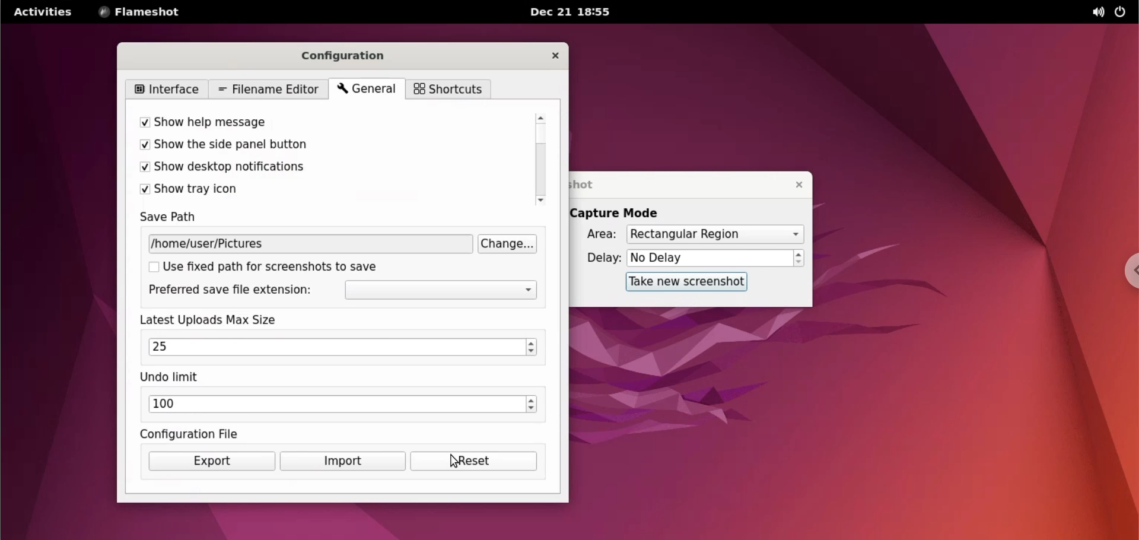 This screenshot has width=1139, height=540. What do you see at coordinates (444, 291) in the screenshot?
I see `extension options dropdown` at bounding box center [444, 291].